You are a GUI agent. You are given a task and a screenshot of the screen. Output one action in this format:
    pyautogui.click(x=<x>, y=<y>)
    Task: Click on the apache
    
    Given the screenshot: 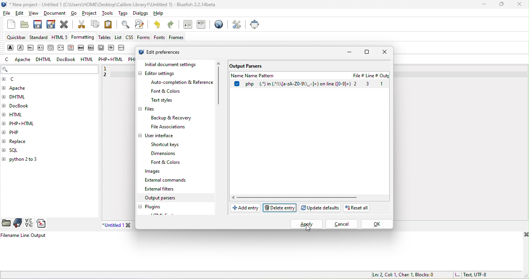 What is the action you would take?
    pyautogui.click(x=24, y=88)
    